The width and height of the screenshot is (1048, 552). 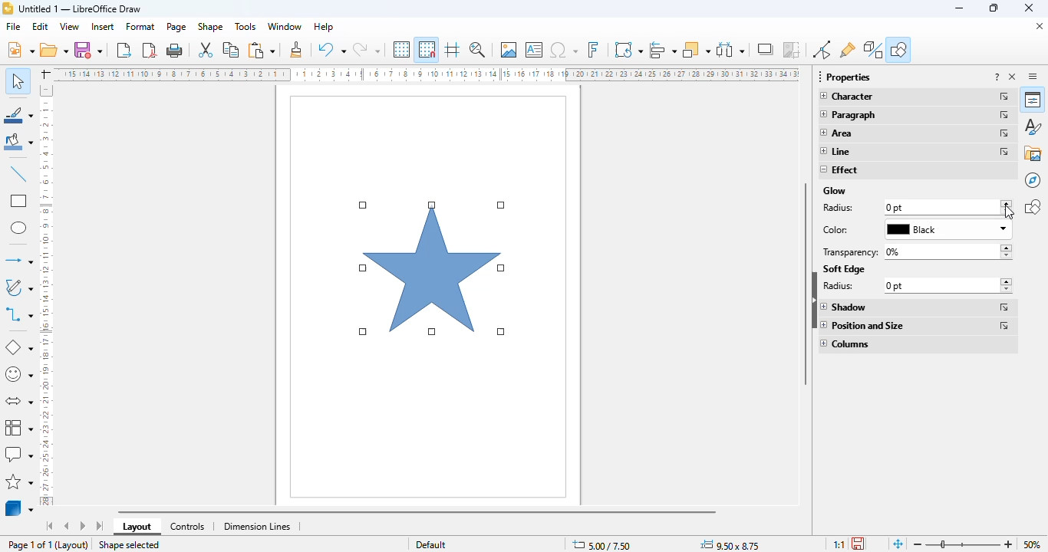 I want to click on navigator, so click(x=1033, y=180).